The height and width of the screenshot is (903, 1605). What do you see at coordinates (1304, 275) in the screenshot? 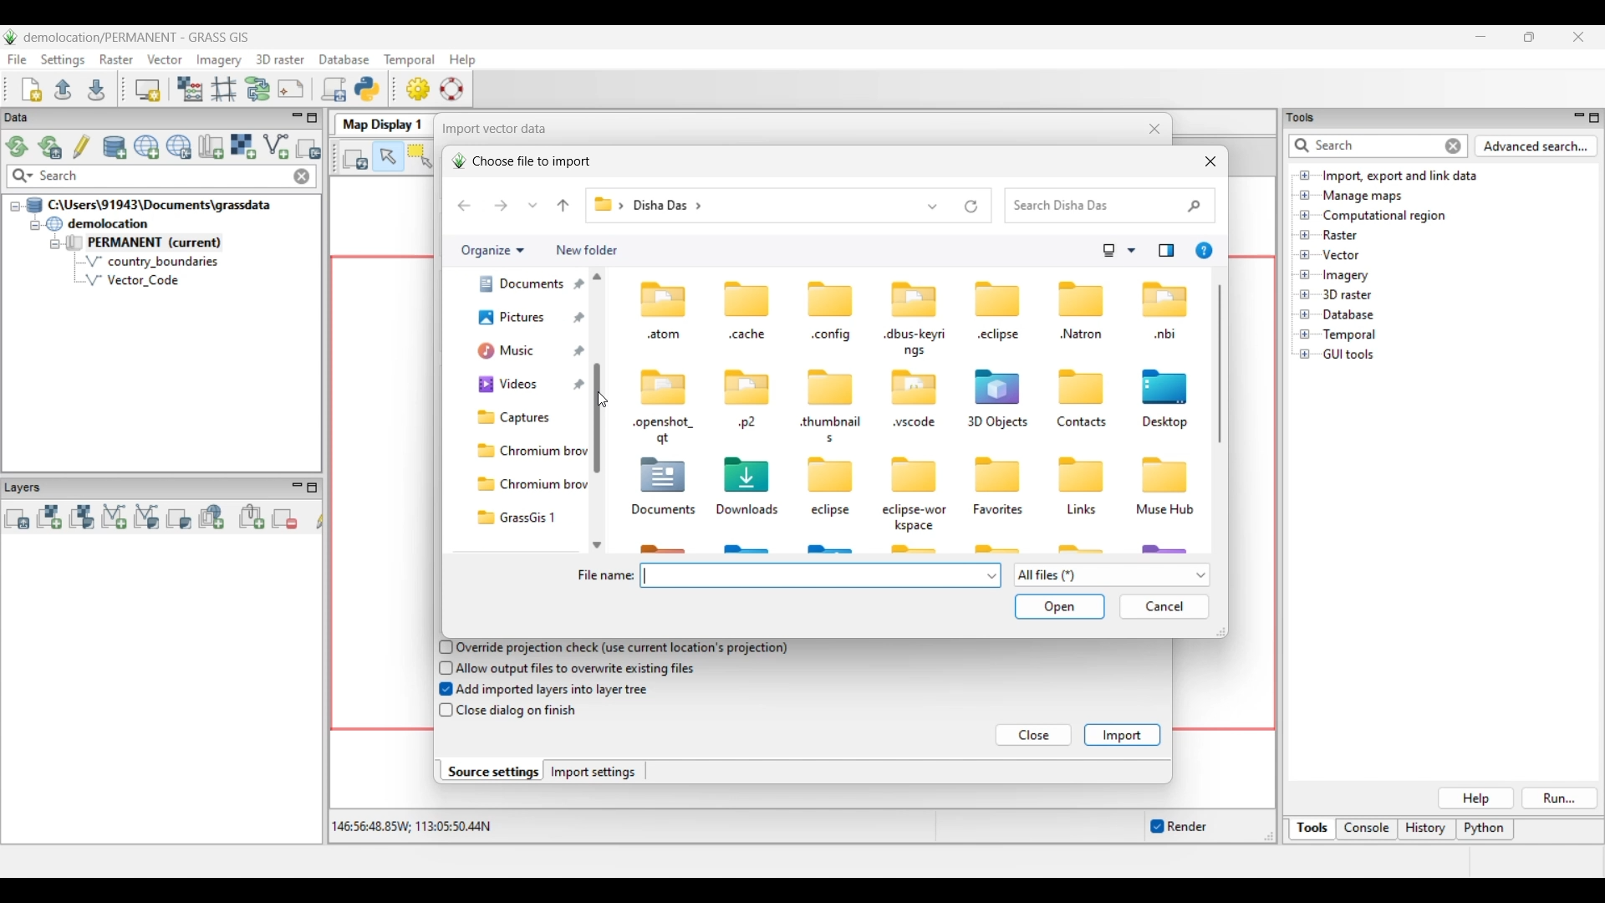
I see `Click to open files under Imagery` at bounding box center [1304, 275].